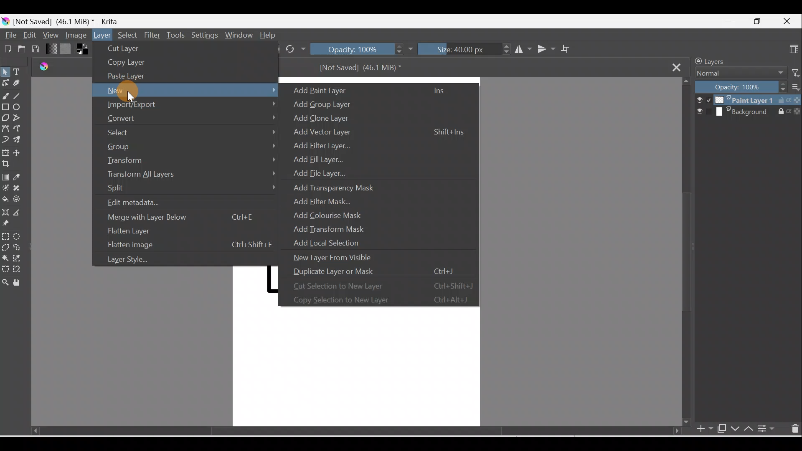 This screenshot has width=802, height=451. What do you see at coordinates (151, 203) in the screenshot?
I see `Edit metadata` at bounding box center [151, 203].